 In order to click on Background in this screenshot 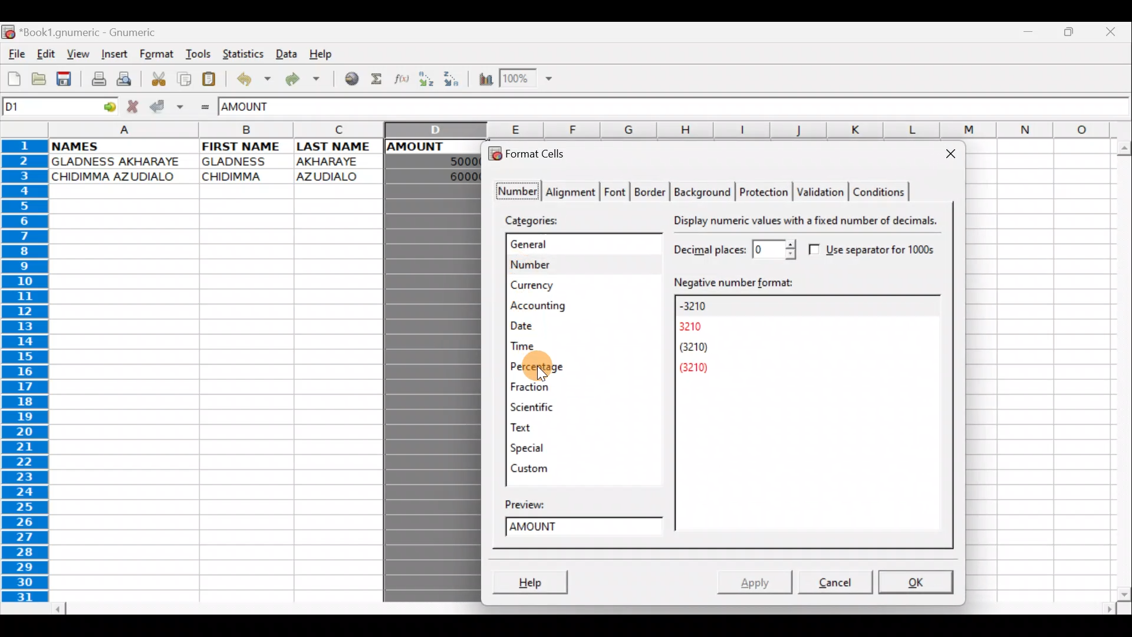, I will do `click(704, 191)`.